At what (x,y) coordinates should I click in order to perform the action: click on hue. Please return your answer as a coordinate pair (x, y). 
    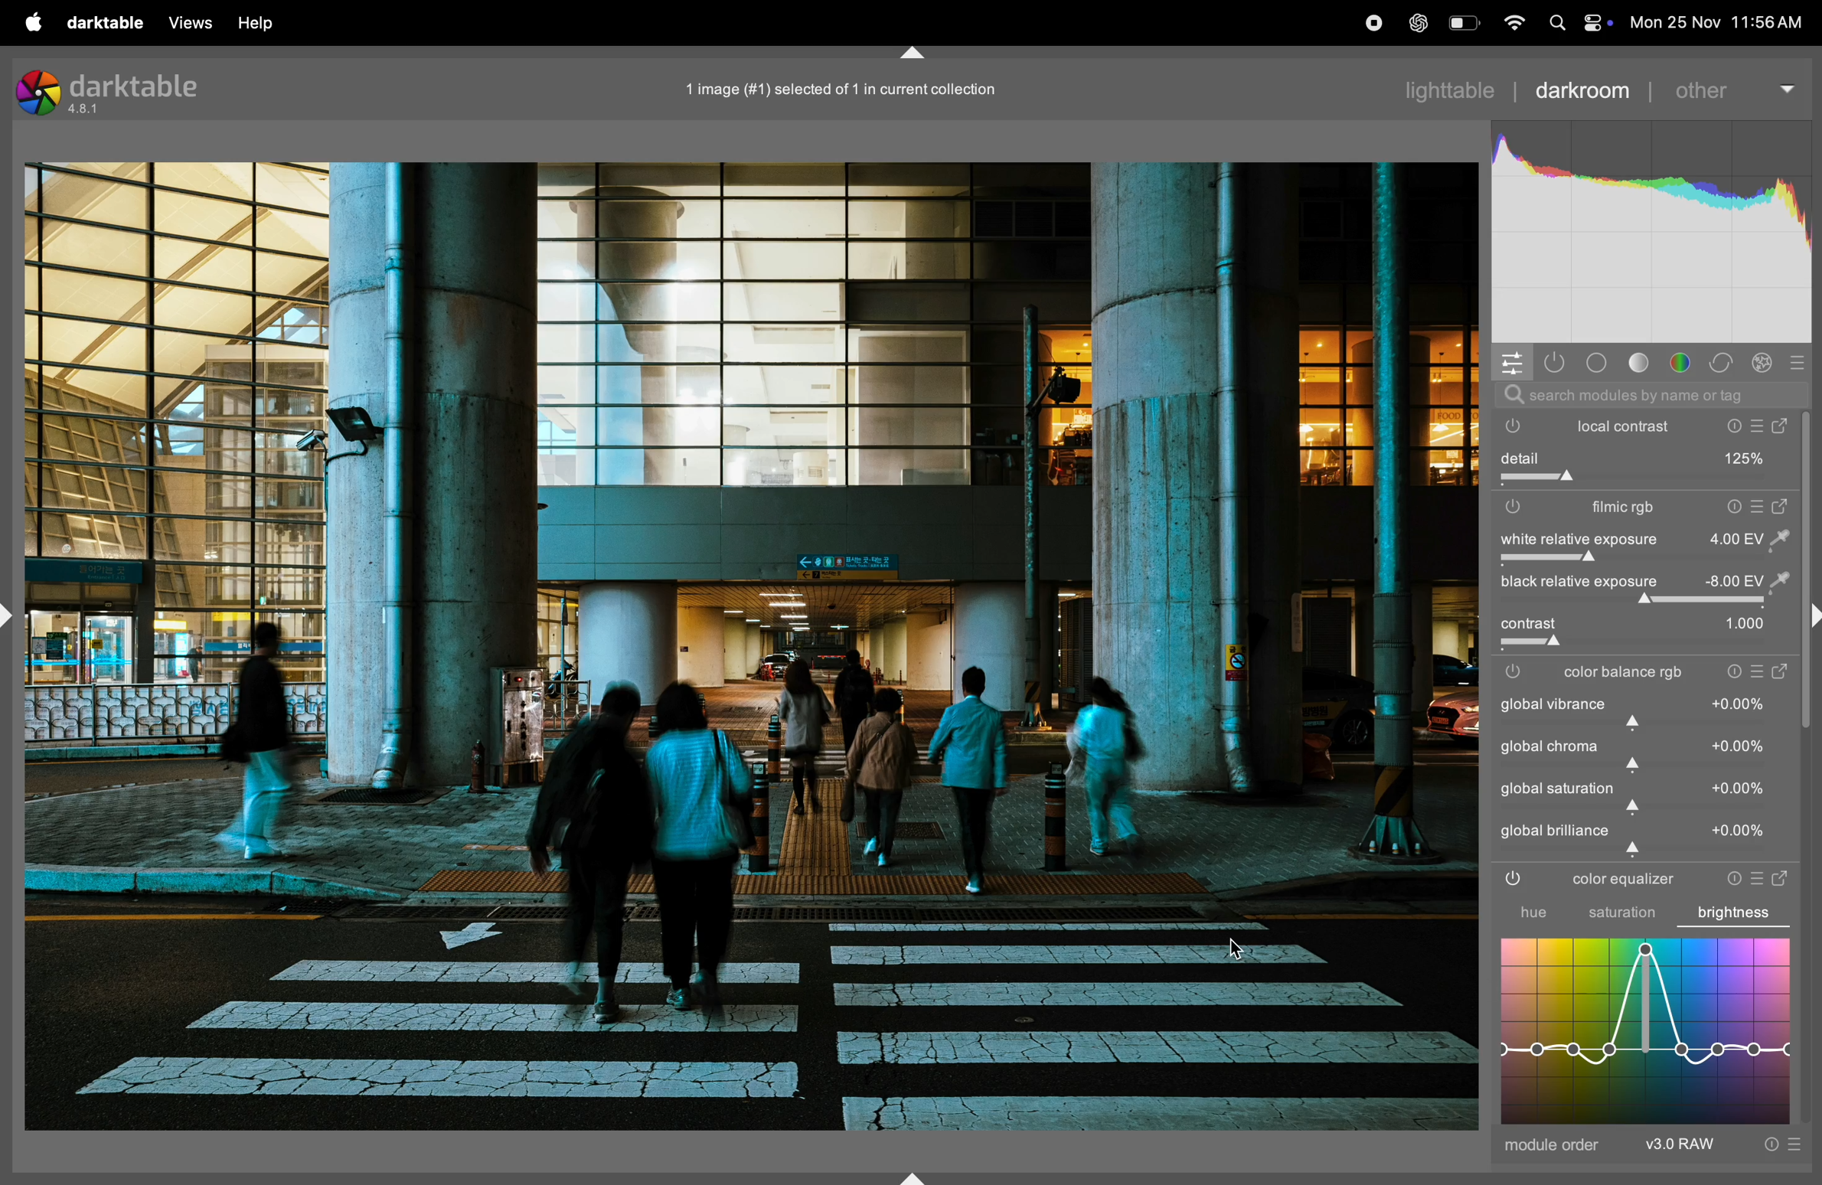
    Looking at the image, I should click on (1520, 912).